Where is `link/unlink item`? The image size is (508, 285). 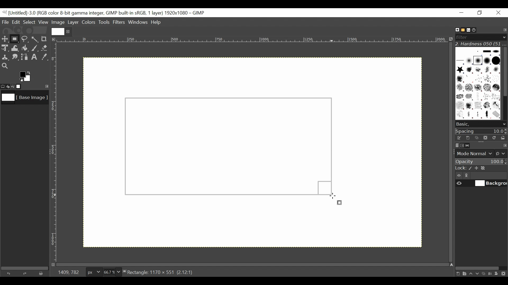 link/unlink item is located at coordinates (468, 176).